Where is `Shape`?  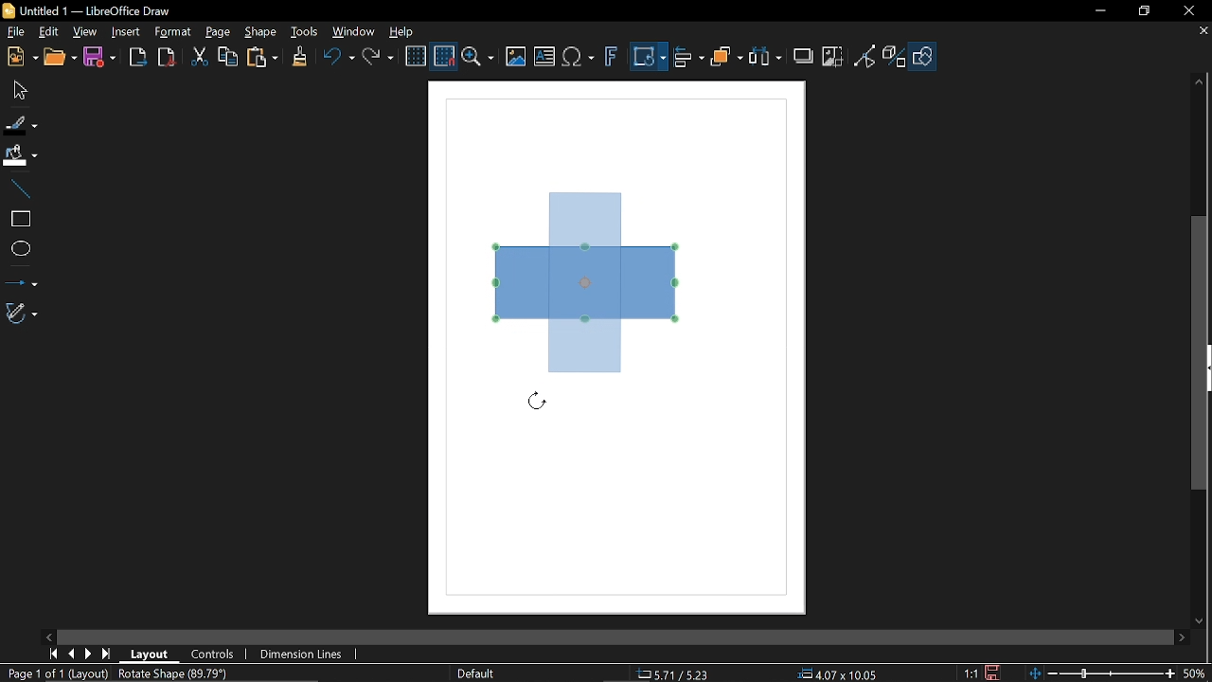 Shape is located at coordinates (263, 33).